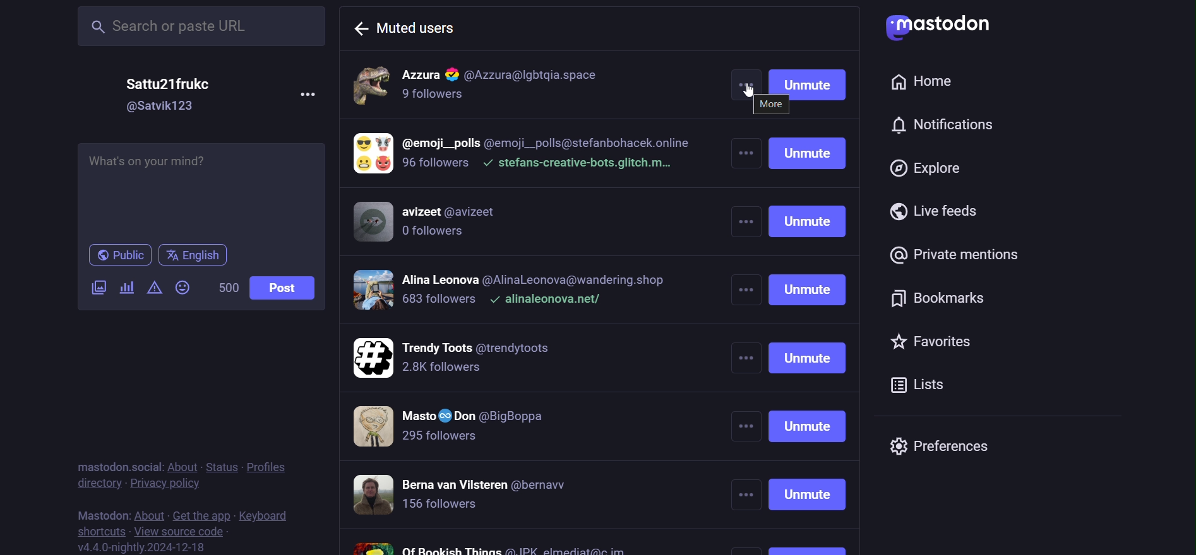 Image resolution: width=1196 pixels, height=555 pixels. Describe the element at coordinates (225, 288) in the screenshot. I see `word limit` at that location.